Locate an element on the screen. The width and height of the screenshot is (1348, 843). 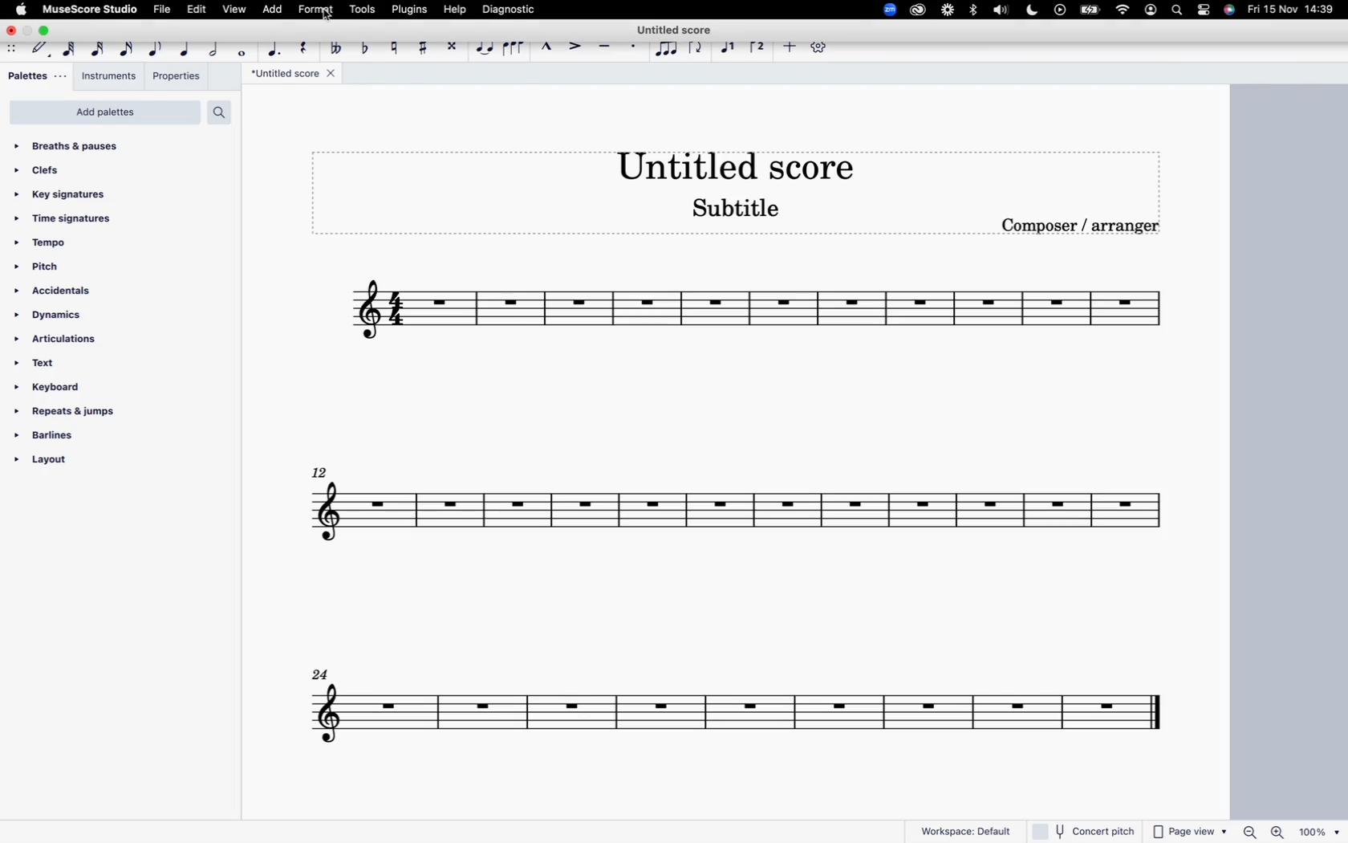
tuplet is located at coordinates (668, 50).